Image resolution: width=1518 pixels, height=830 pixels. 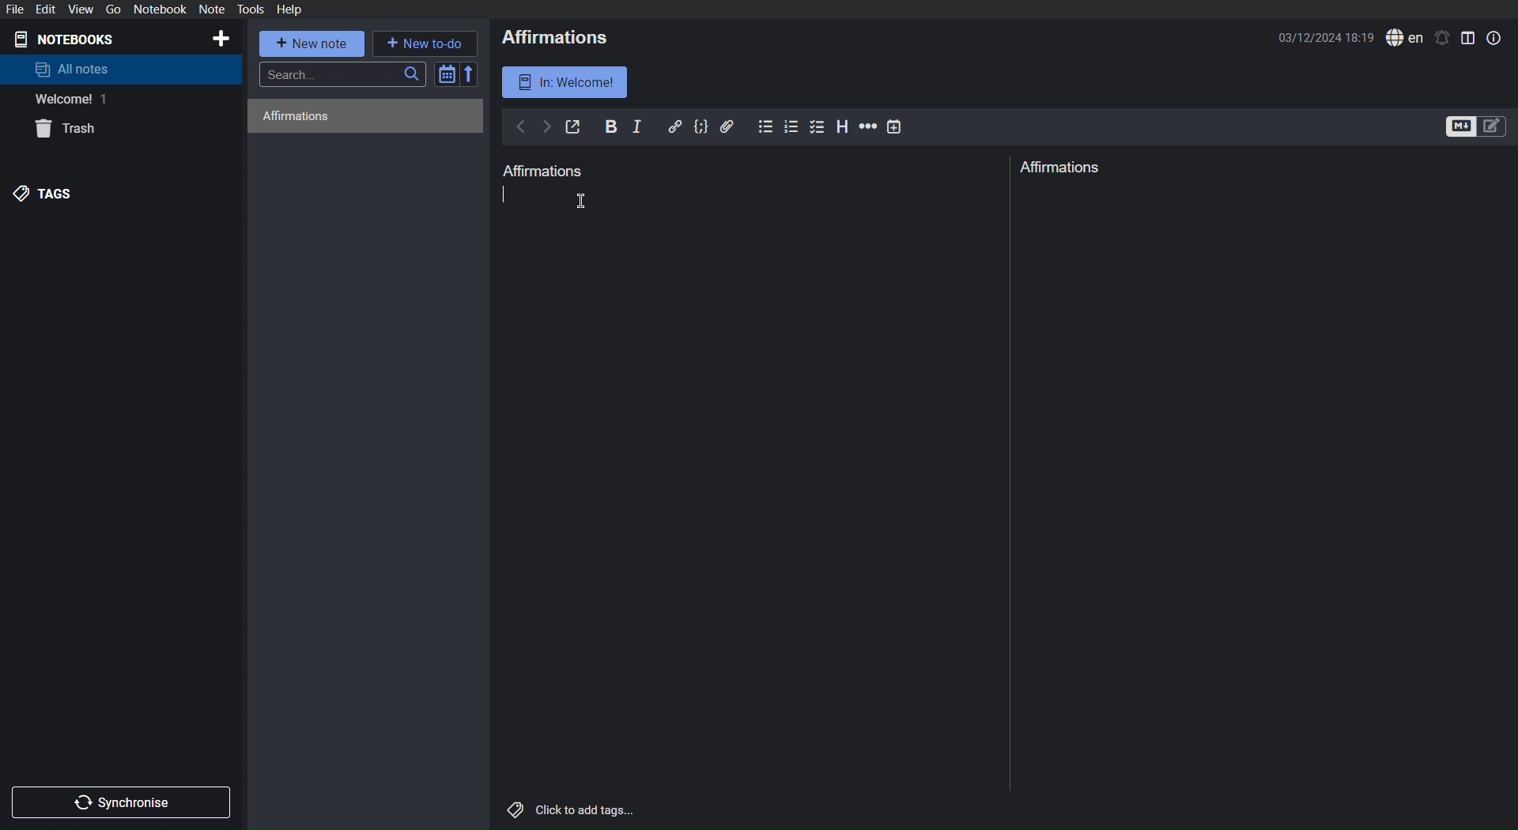 What do you see at coordinates (425, 42) in the screenshot?
I see `New to-do` at bounding box center [425, 42].